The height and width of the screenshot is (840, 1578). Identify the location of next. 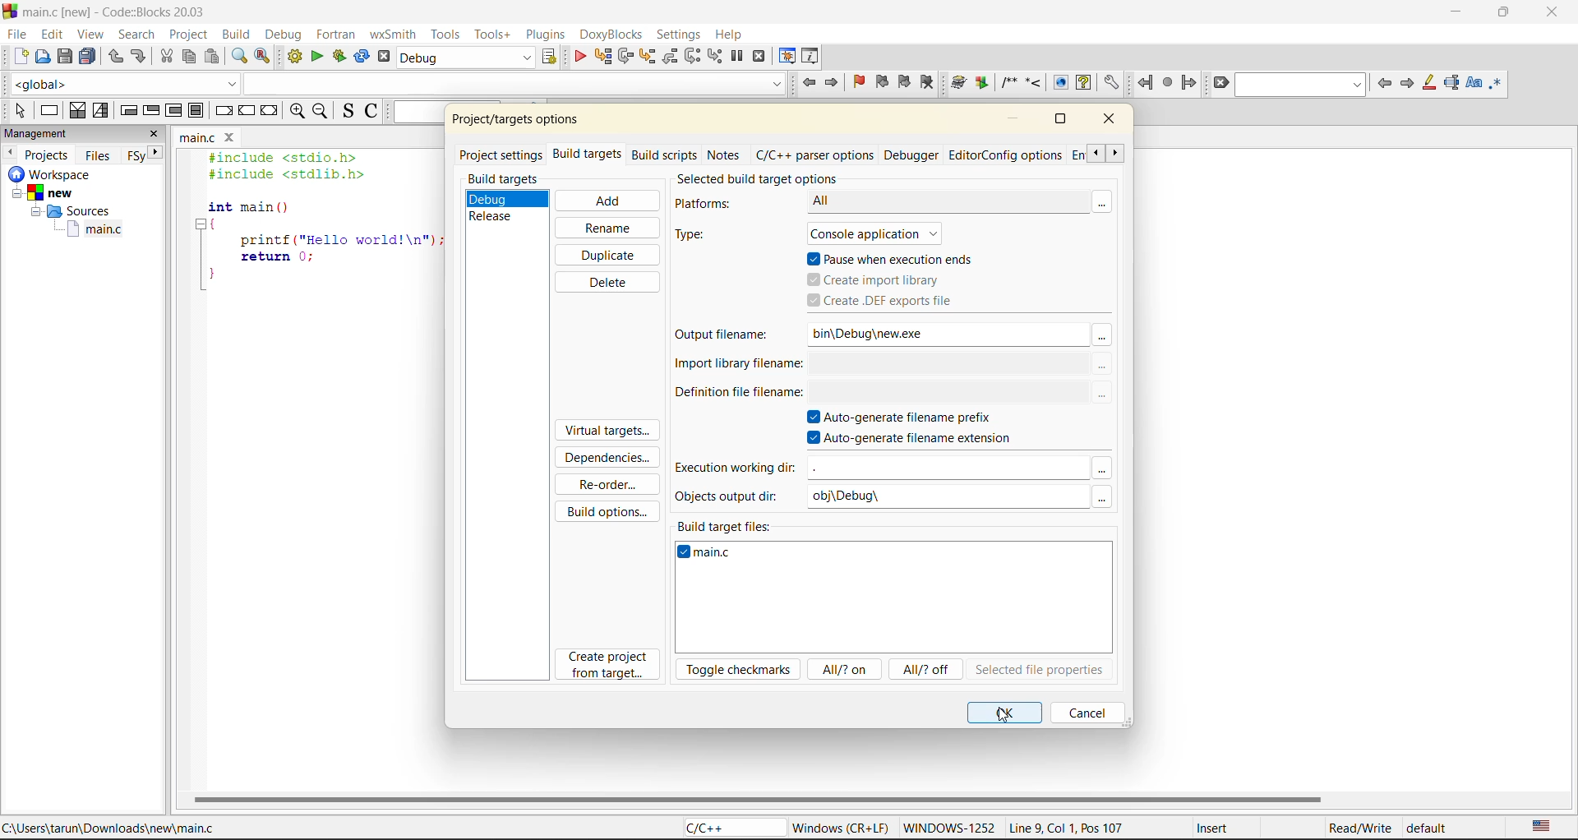
(158, 152).